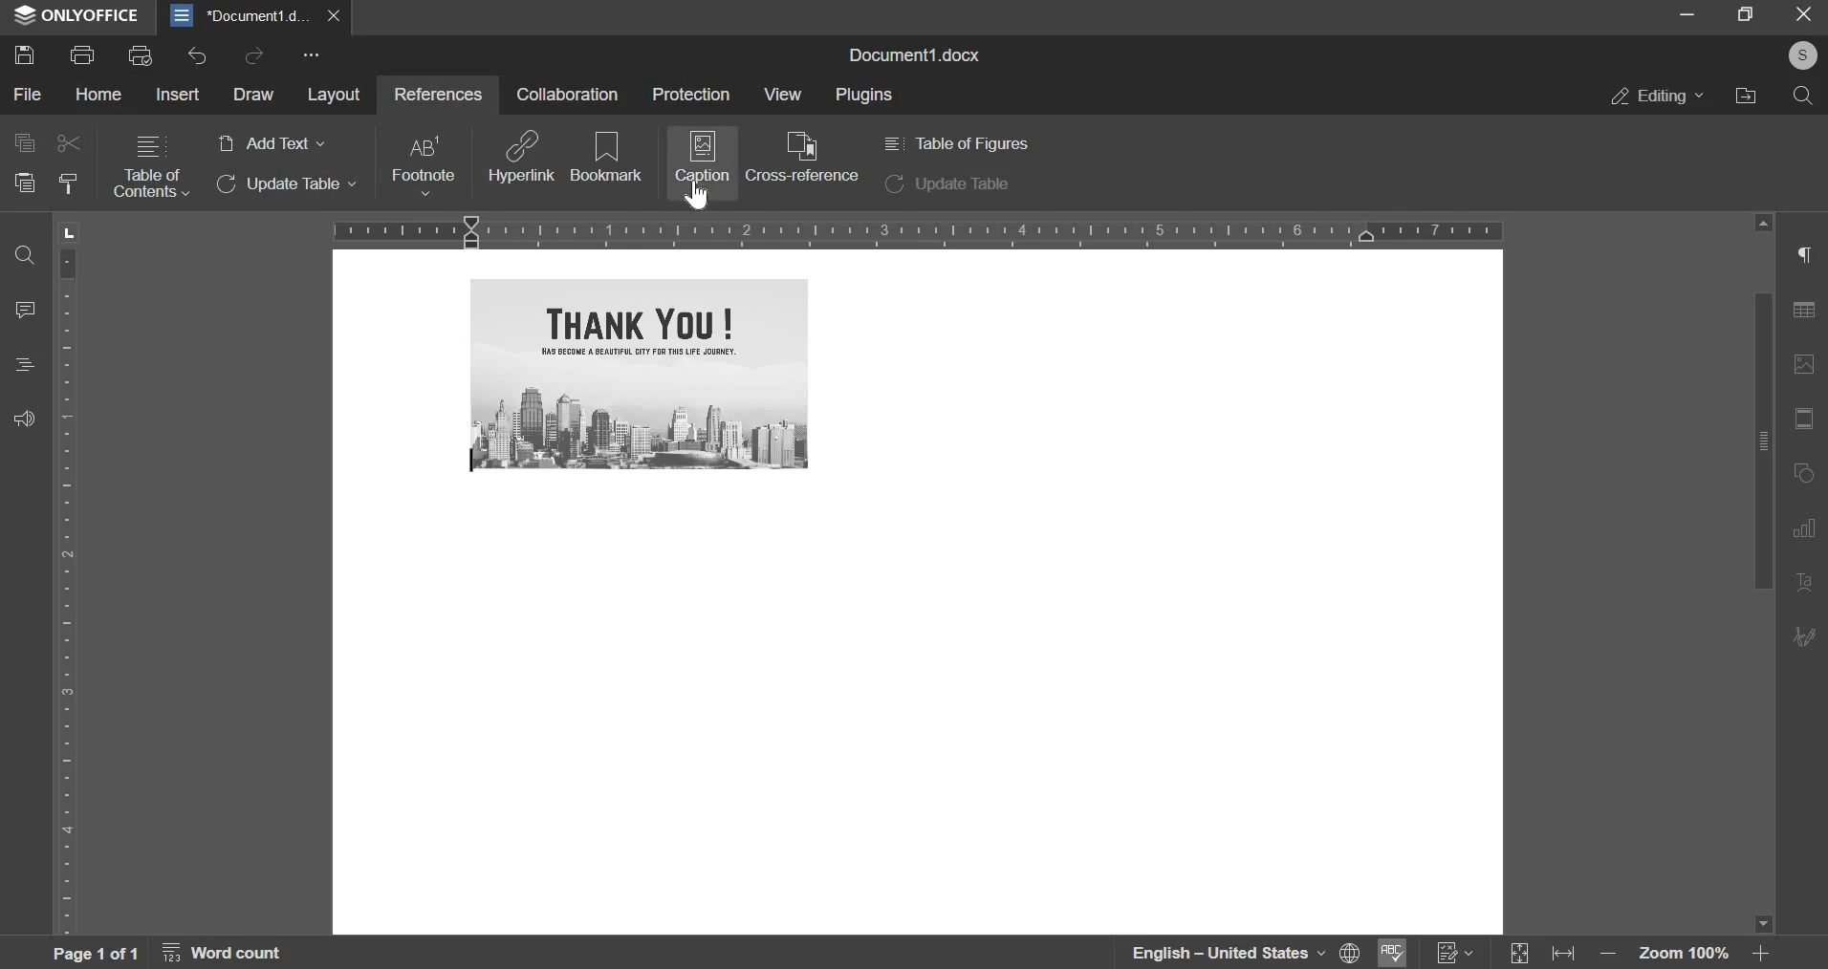  I want to click on collaboration, so click(567, 94).